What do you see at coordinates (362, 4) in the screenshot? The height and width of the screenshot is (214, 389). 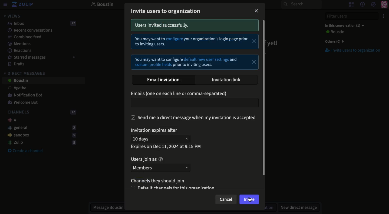 I see `Help` at bounding box center [362, 4].